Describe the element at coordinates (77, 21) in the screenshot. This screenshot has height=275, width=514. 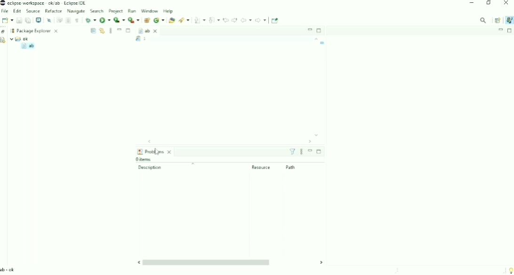
I see `Show Whitespace Characters` at that location.